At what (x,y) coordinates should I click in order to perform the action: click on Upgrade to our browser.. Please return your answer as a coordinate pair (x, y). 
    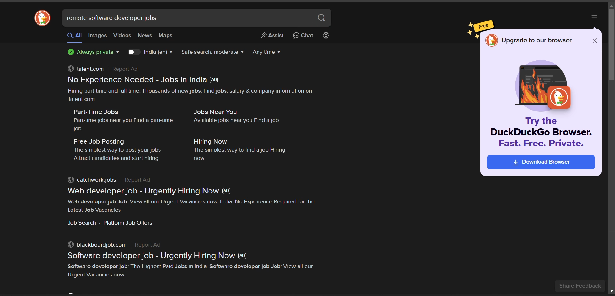
    Looking at the image, I should click on (539, 40).